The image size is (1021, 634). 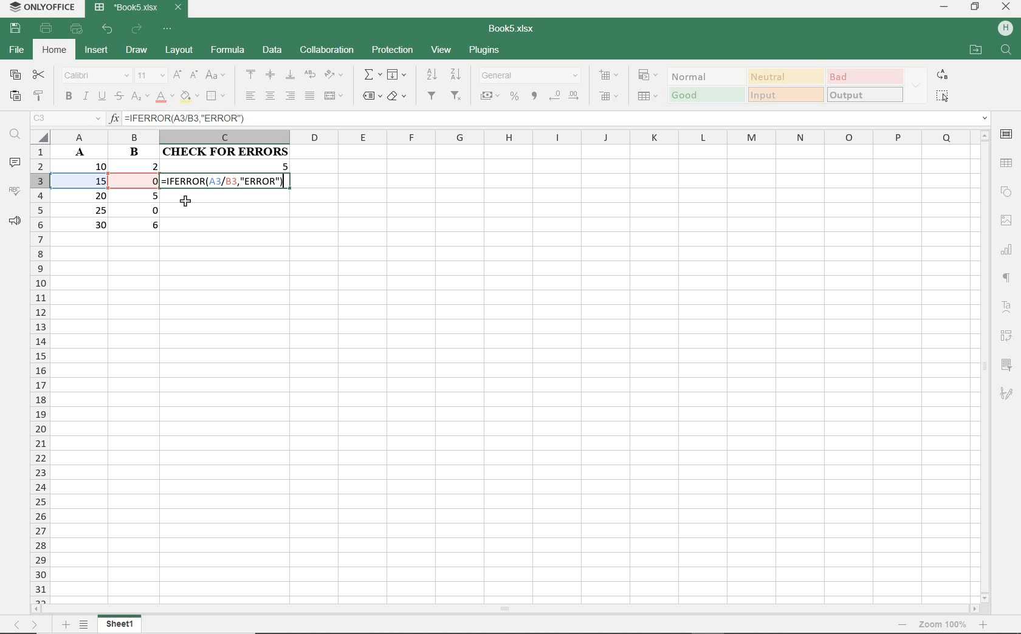 I want to click on FILTER, so click(x=433, y=98).